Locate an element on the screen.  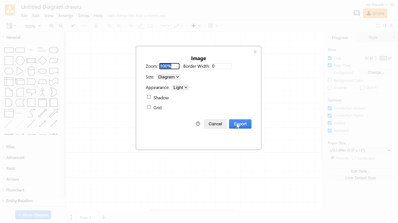
Fullscreen is located at coordinates (378, 26).